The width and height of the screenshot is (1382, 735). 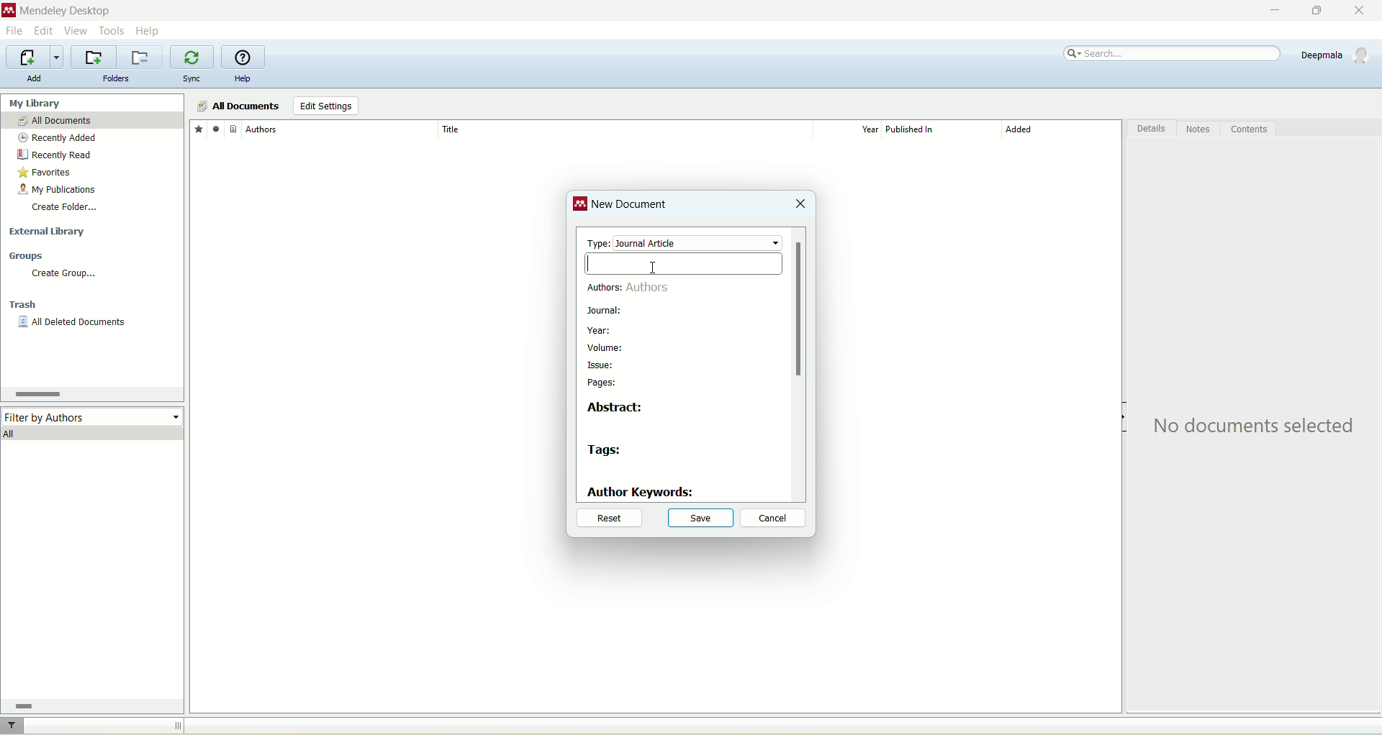 What do you see at coordinates (233, 128) in the screenshot?
I see `document` at bounding box center [233, 128].